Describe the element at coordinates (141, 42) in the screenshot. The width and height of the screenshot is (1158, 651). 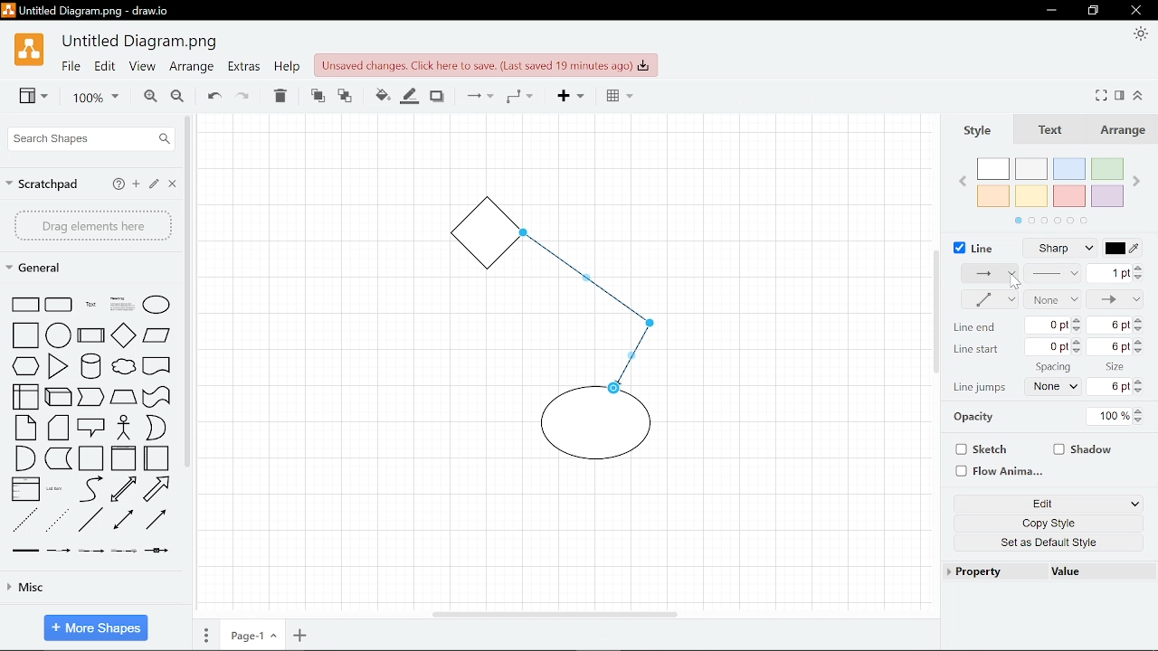
I see `Untitled Diagram.png` at that location.